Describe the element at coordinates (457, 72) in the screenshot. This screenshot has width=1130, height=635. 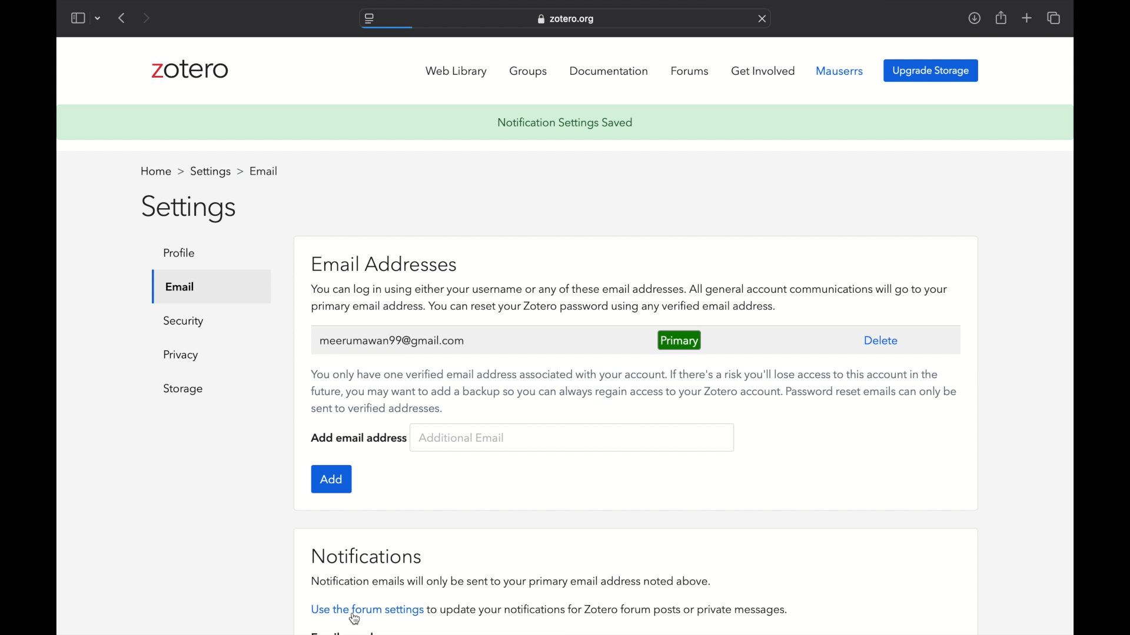
I see `web library` at that location.